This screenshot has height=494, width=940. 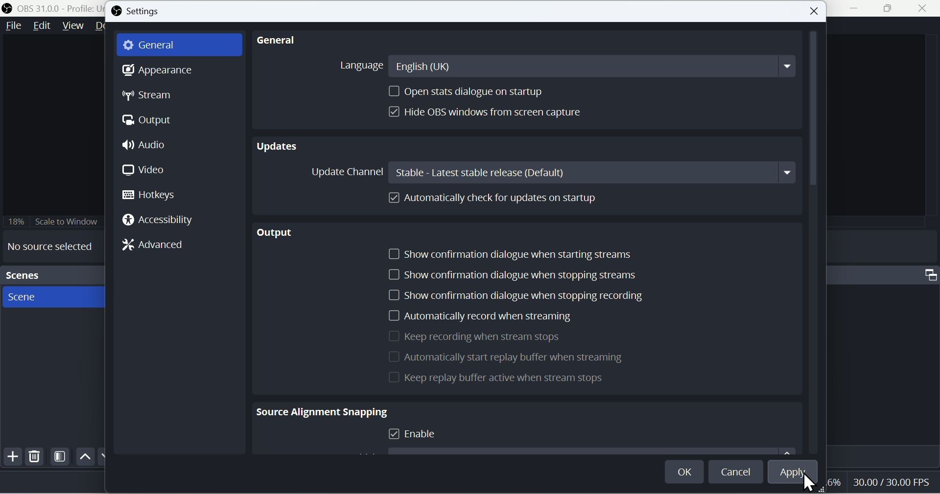 What do you see at coordinates (813, 10) in the screenshot?
I see `close` at bounding box center [813, 10].